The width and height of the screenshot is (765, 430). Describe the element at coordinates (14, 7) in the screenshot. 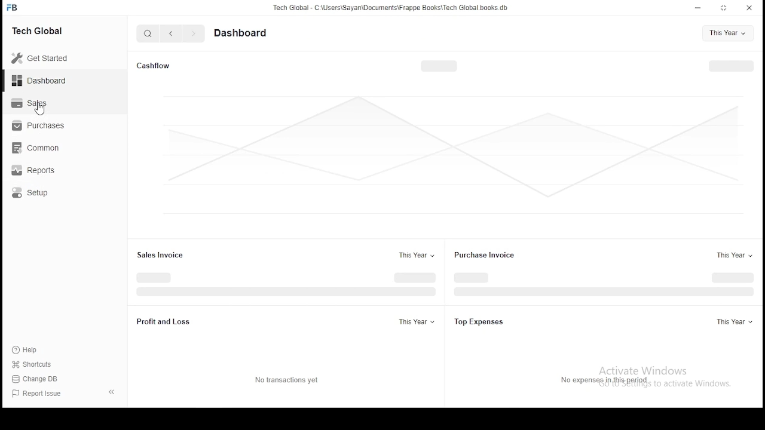

I see `icon` at that location.